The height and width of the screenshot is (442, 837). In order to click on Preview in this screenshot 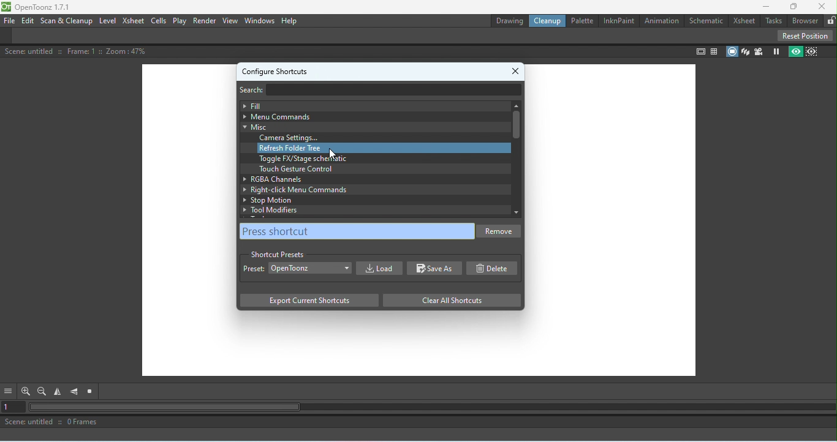, I will do `click(794, 52)`.